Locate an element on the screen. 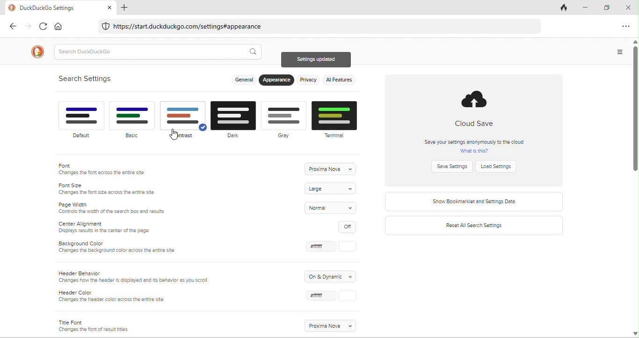  Adjusted the brightness of the browser  is located at coordinates (184, 121).